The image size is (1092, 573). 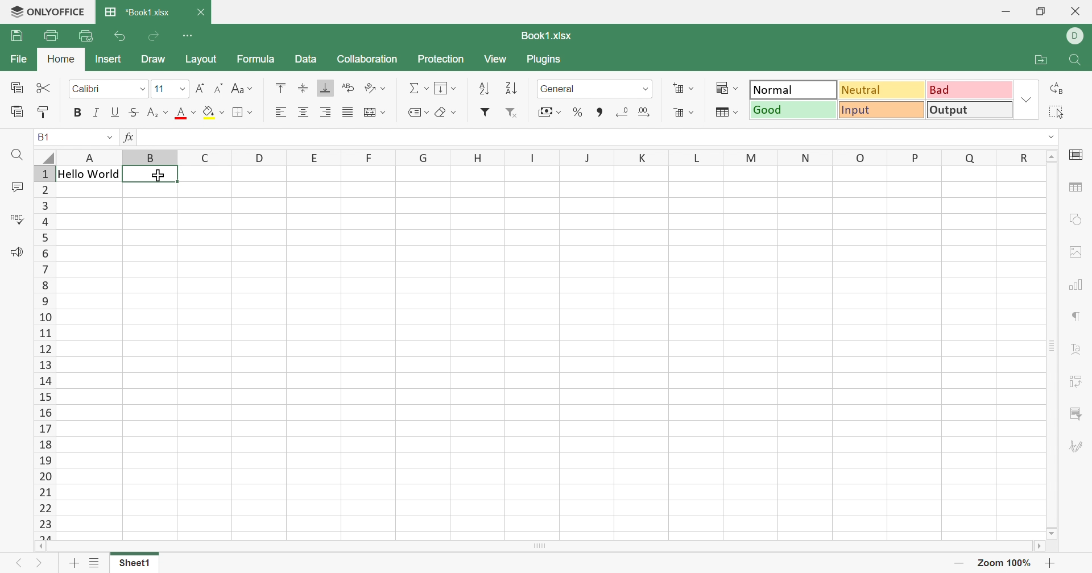 What do you see at coordinates (1074, 446) in the screenshot?
I see `Signature settings` at bounding box center [1074, 446].